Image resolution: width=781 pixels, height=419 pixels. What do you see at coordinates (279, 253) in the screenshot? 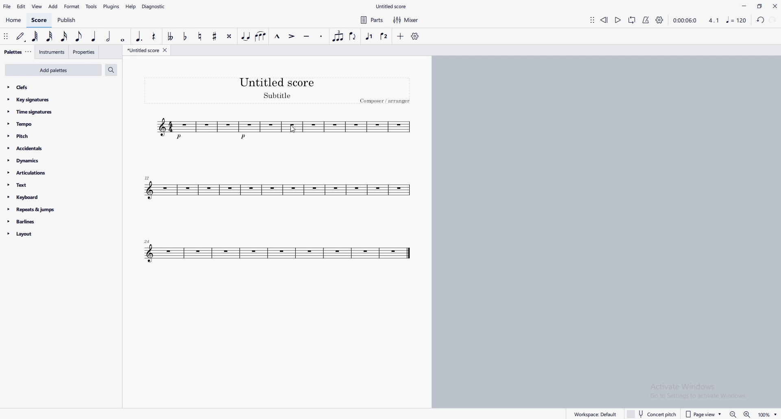
I see `tune` at bounding box center [279, 253].